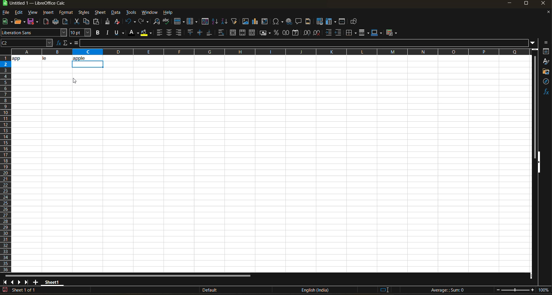  Describe the element at coordinates (121, 32) in the screenshot. I see `underline` at that location.